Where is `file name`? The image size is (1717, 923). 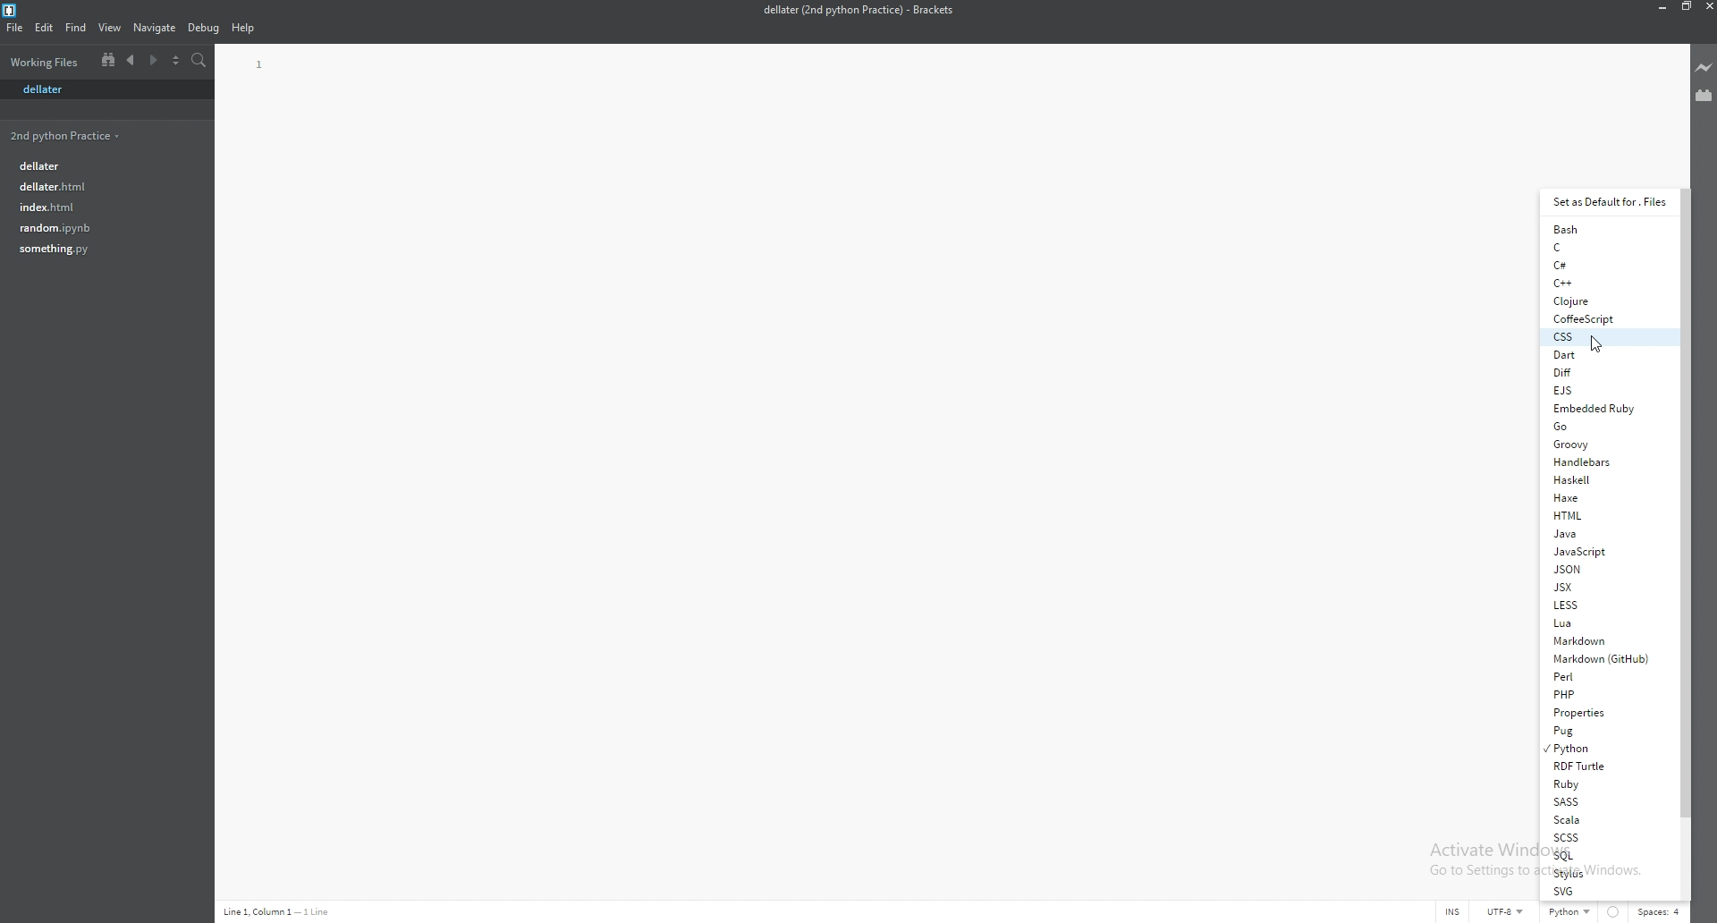
file name is located at coordinates (858, 10).